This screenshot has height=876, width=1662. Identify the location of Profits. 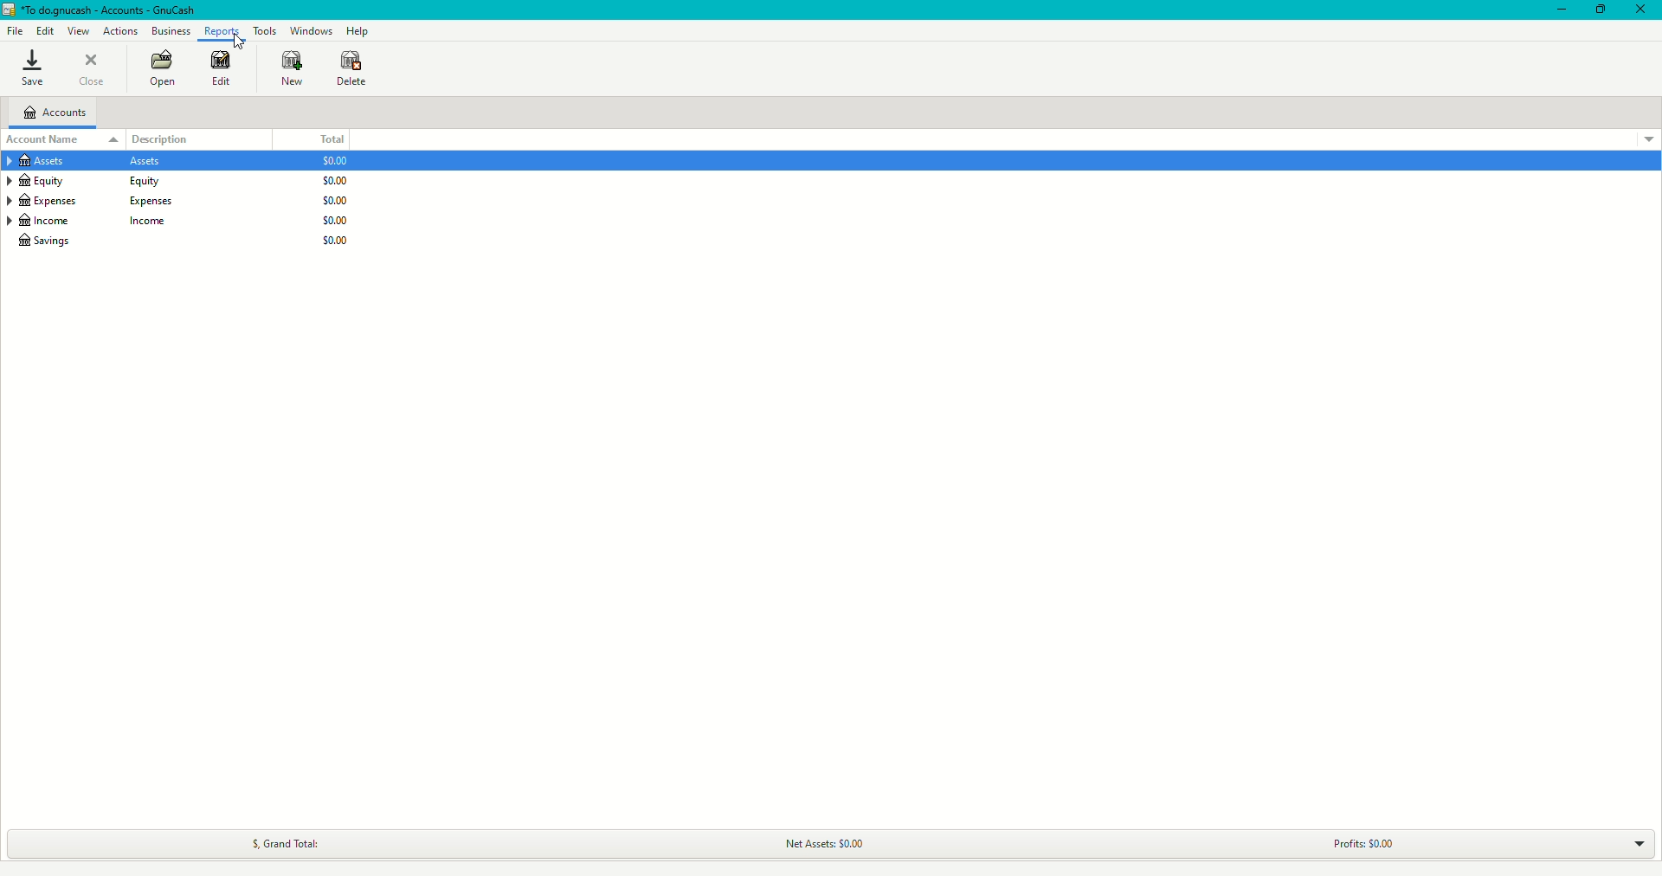
(1352, 842).